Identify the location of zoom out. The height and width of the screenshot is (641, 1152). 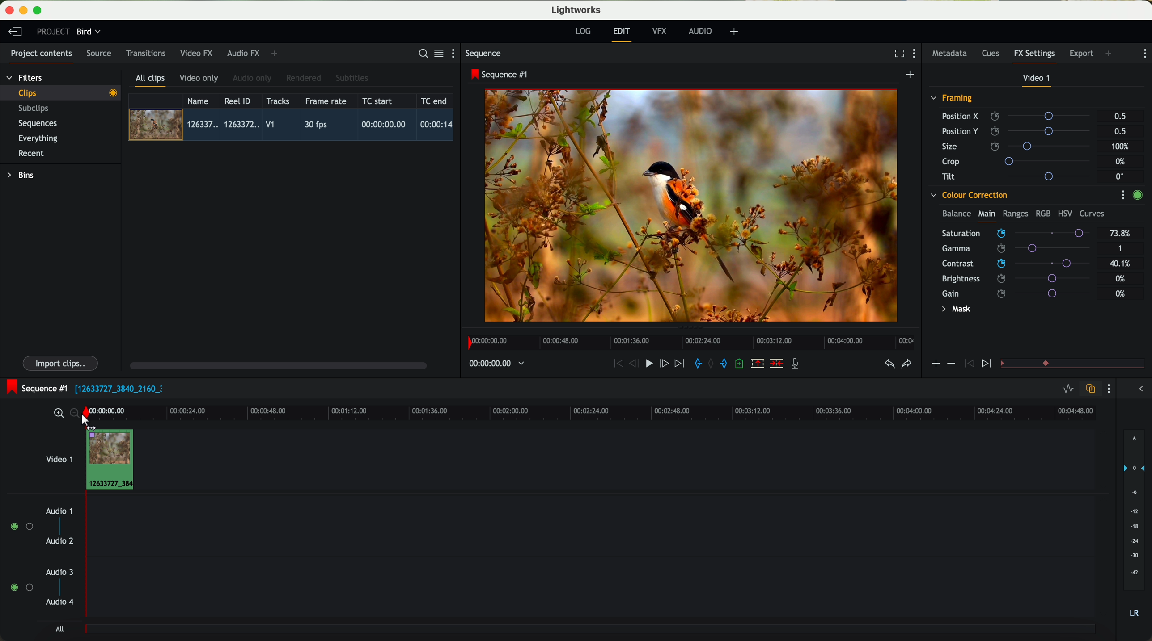
(76, 415).